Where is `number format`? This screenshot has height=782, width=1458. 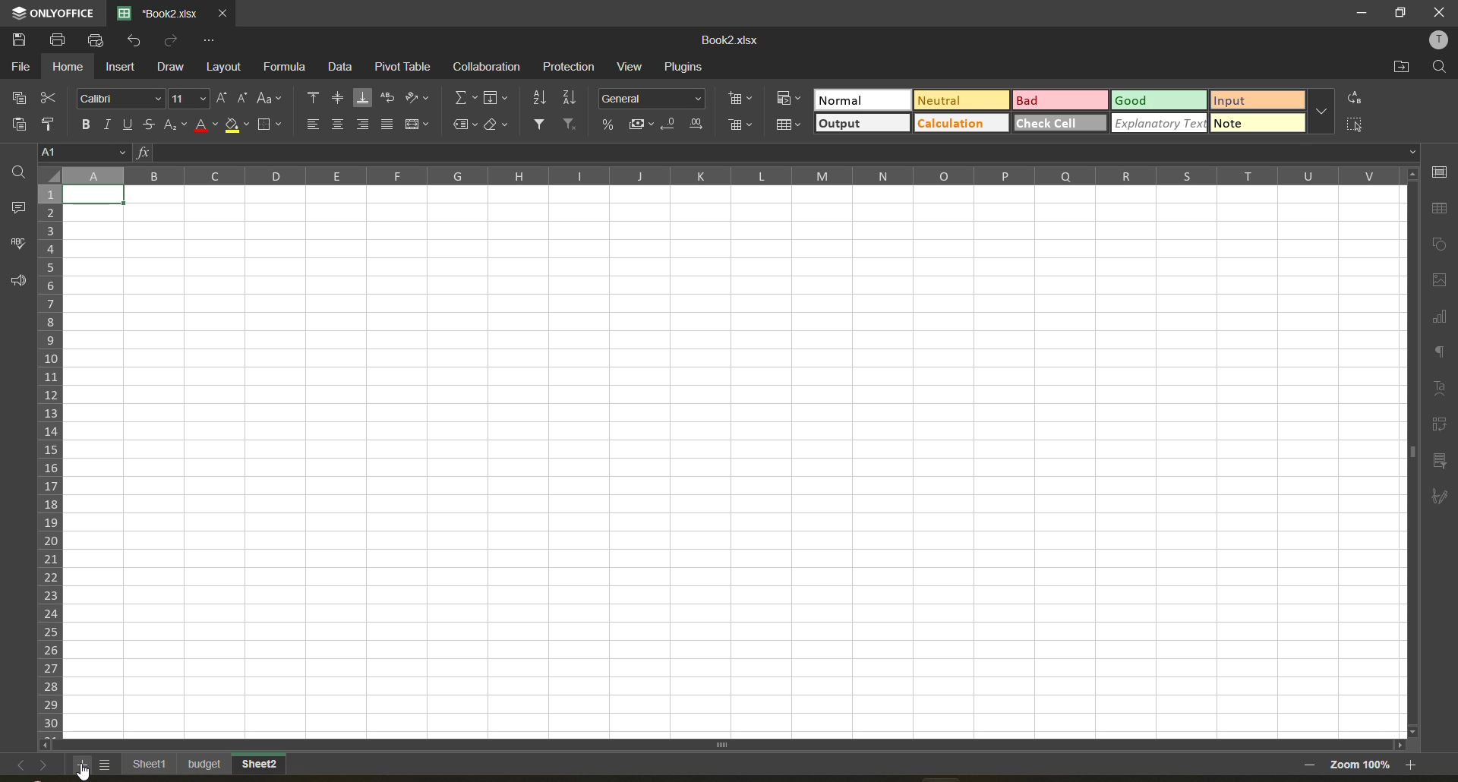
number format is located at coordinates (653, 98).